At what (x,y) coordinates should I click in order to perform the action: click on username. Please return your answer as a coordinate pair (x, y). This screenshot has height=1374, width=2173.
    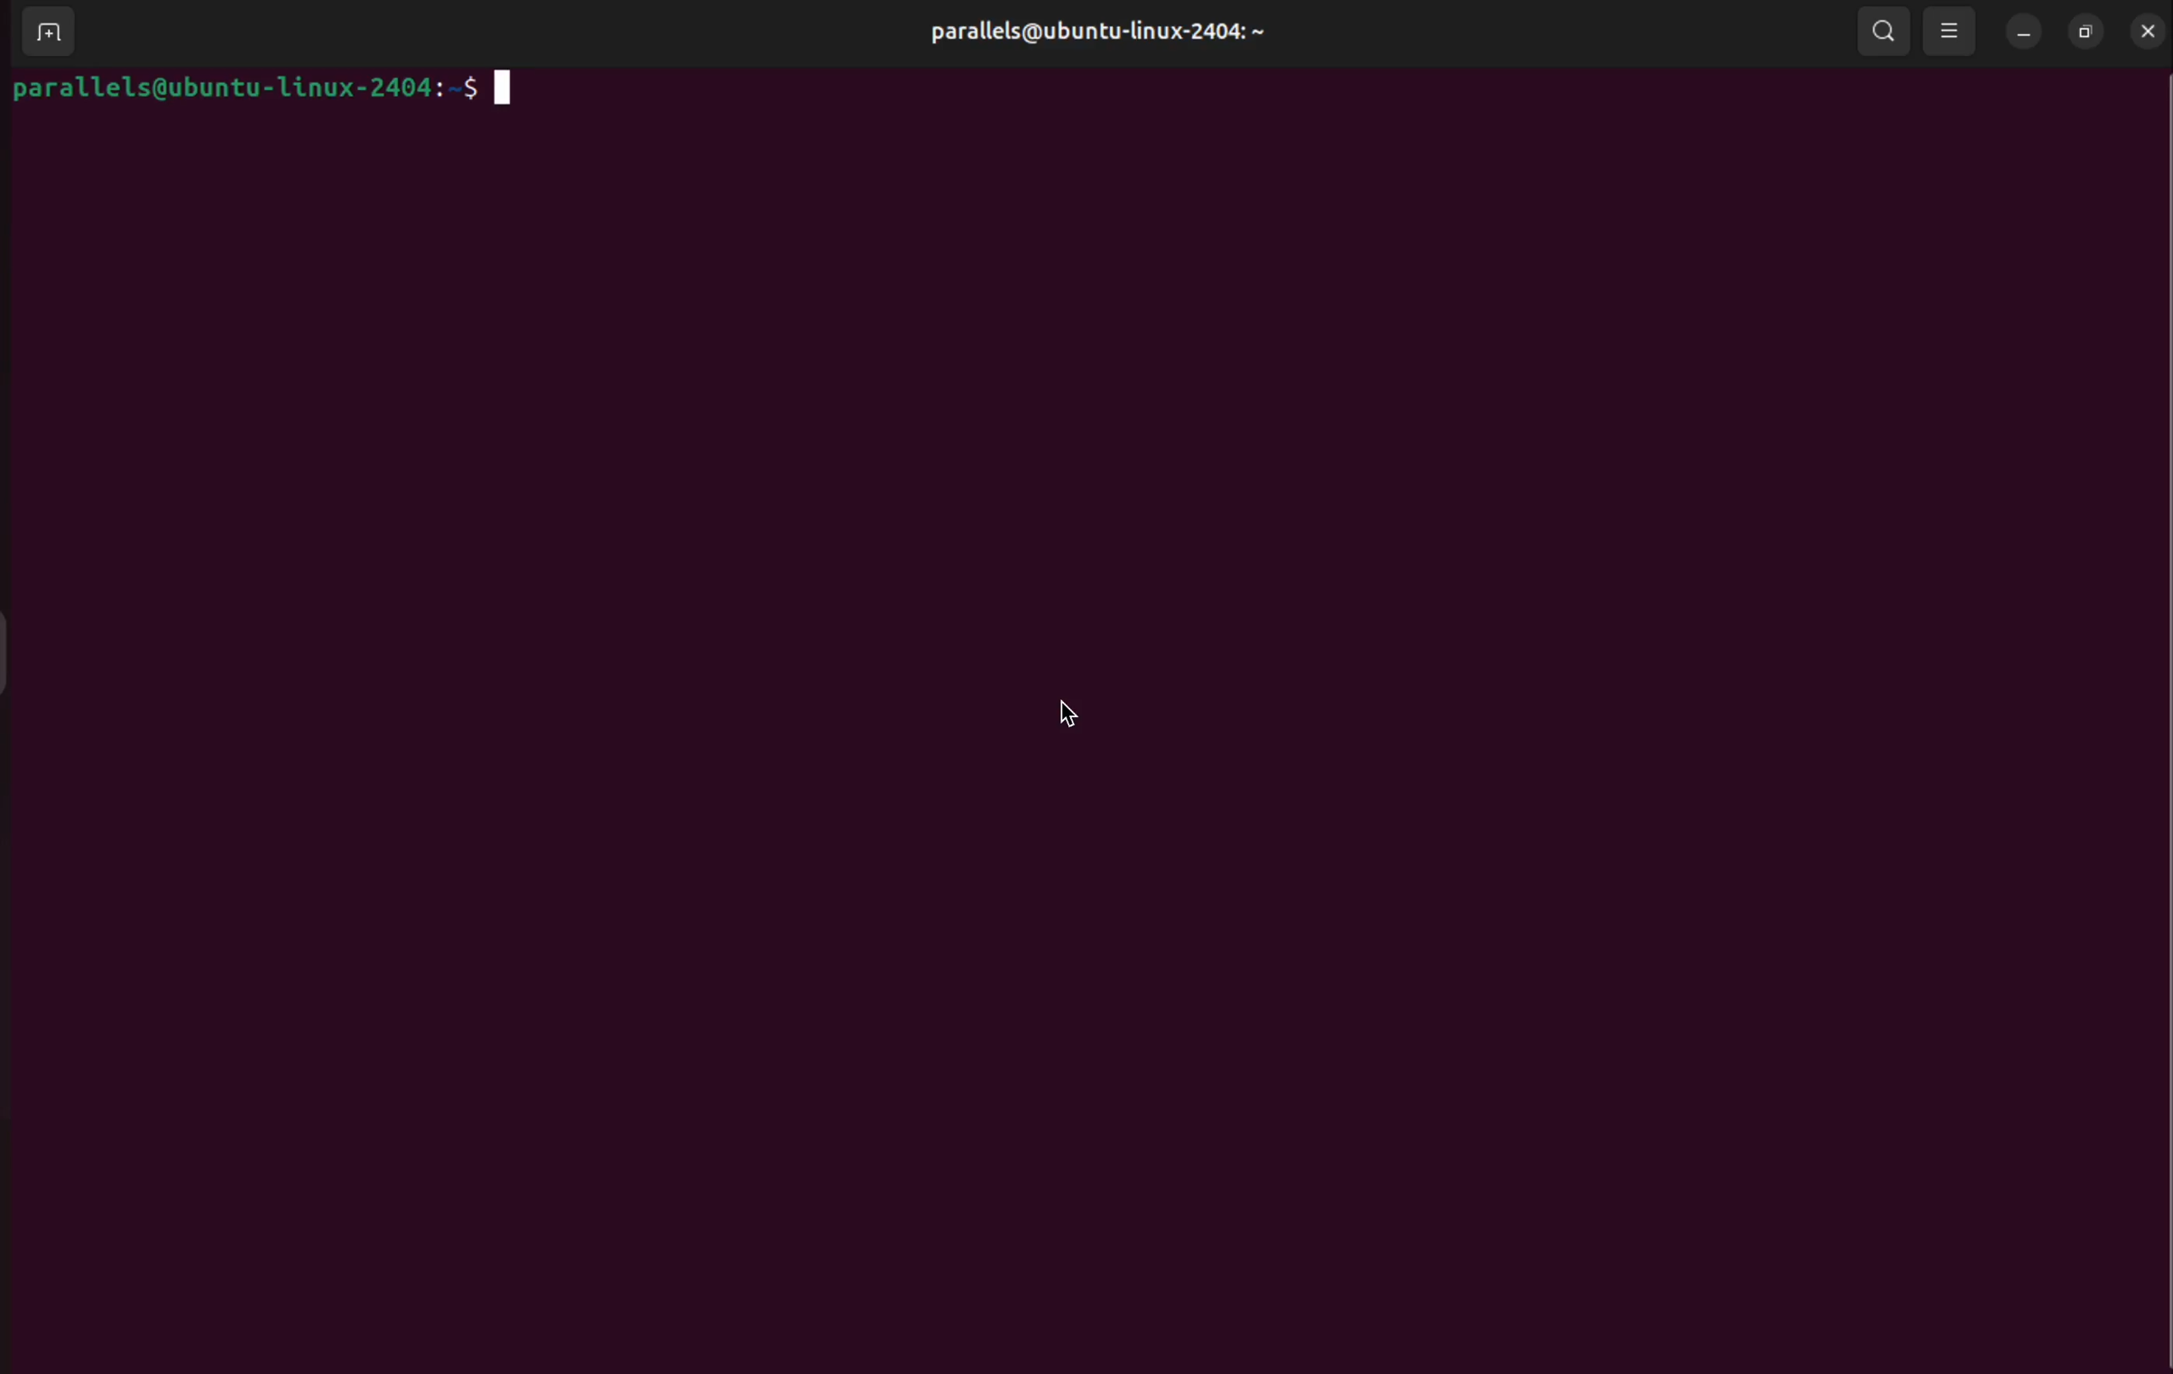
    Looking at the image, I should click on (1096, 31).